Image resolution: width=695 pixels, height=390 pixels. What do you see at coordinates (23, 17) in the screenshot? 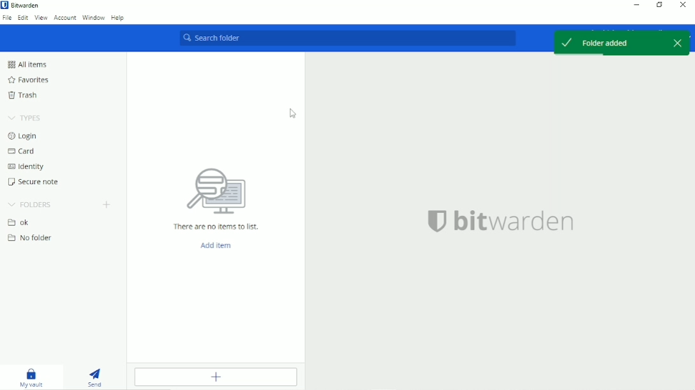
I see `Edit` at bounding box center [23, 17].